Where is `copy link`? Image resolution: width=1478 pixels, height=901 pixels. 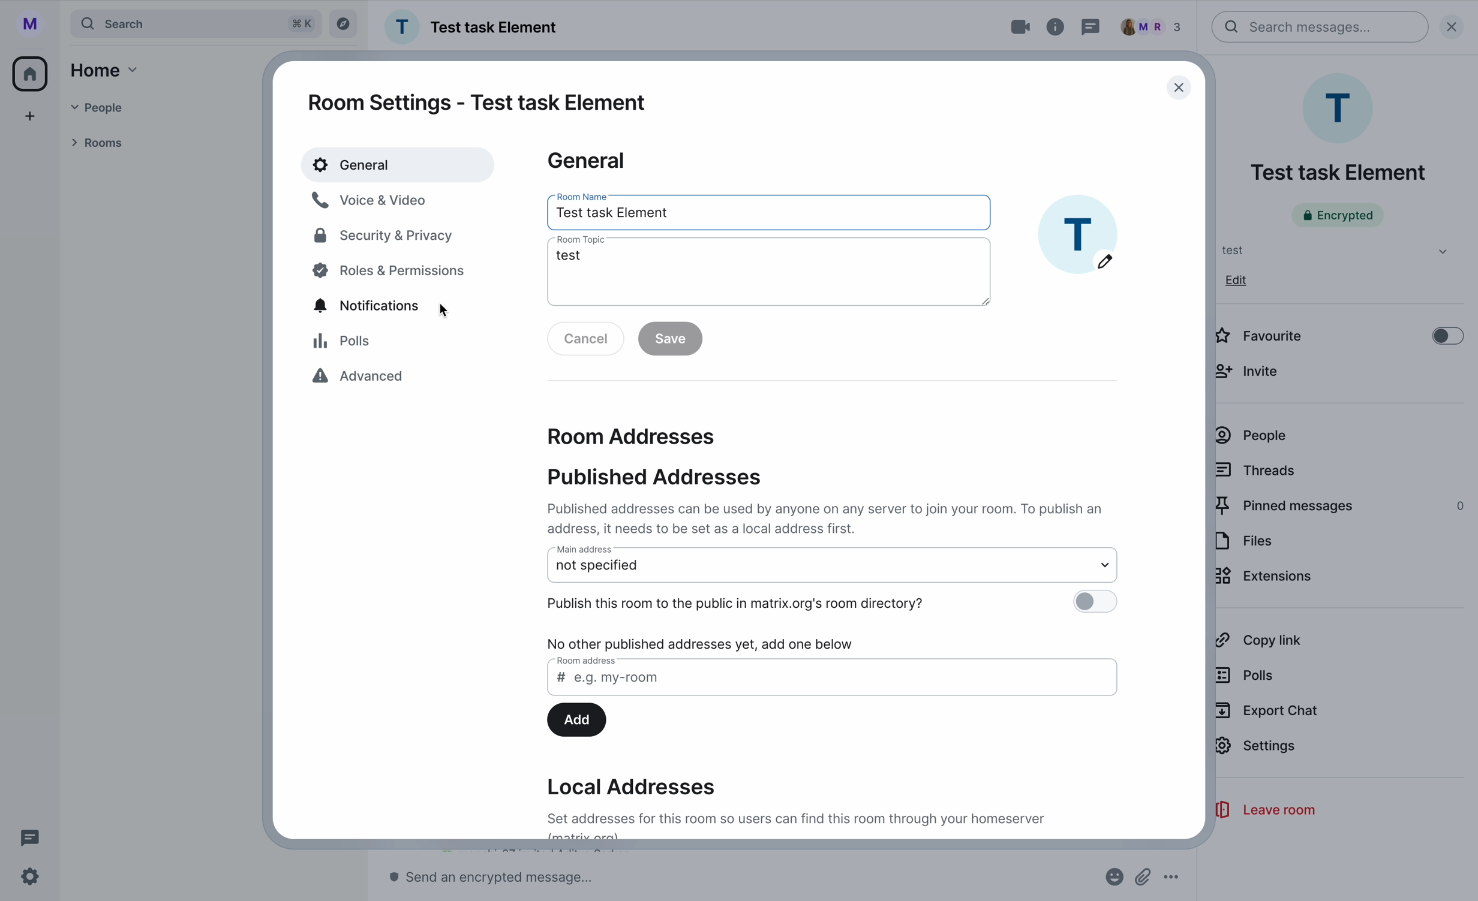 copy link is located at coordinates (1258, 640).